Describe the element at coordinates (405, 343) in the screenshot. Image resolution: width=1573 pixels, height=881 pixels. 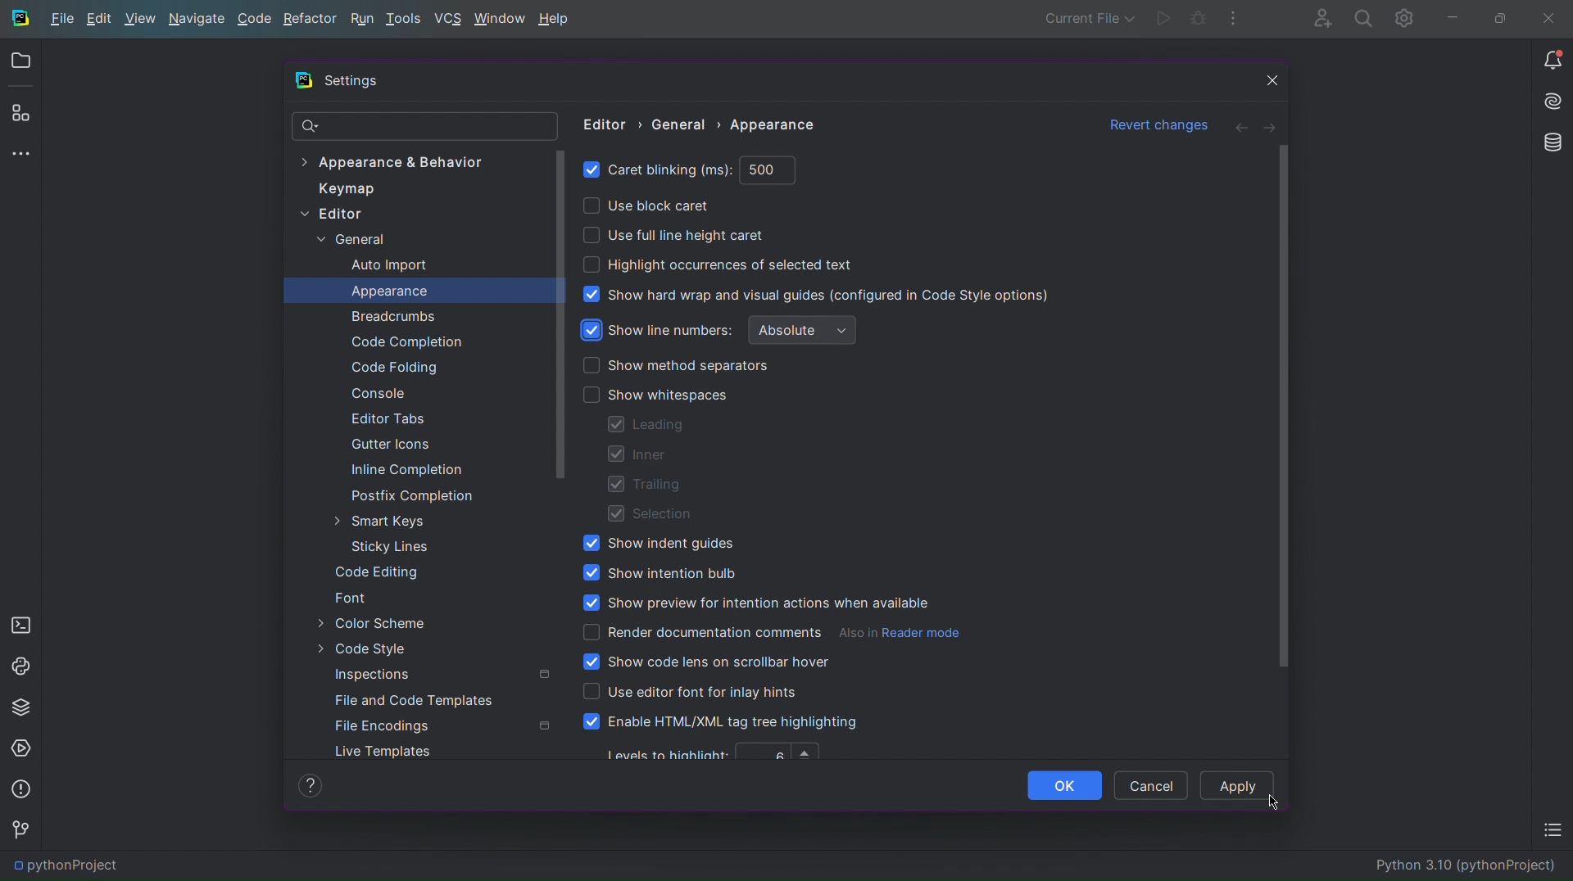
I see `Code Completion` at that location.